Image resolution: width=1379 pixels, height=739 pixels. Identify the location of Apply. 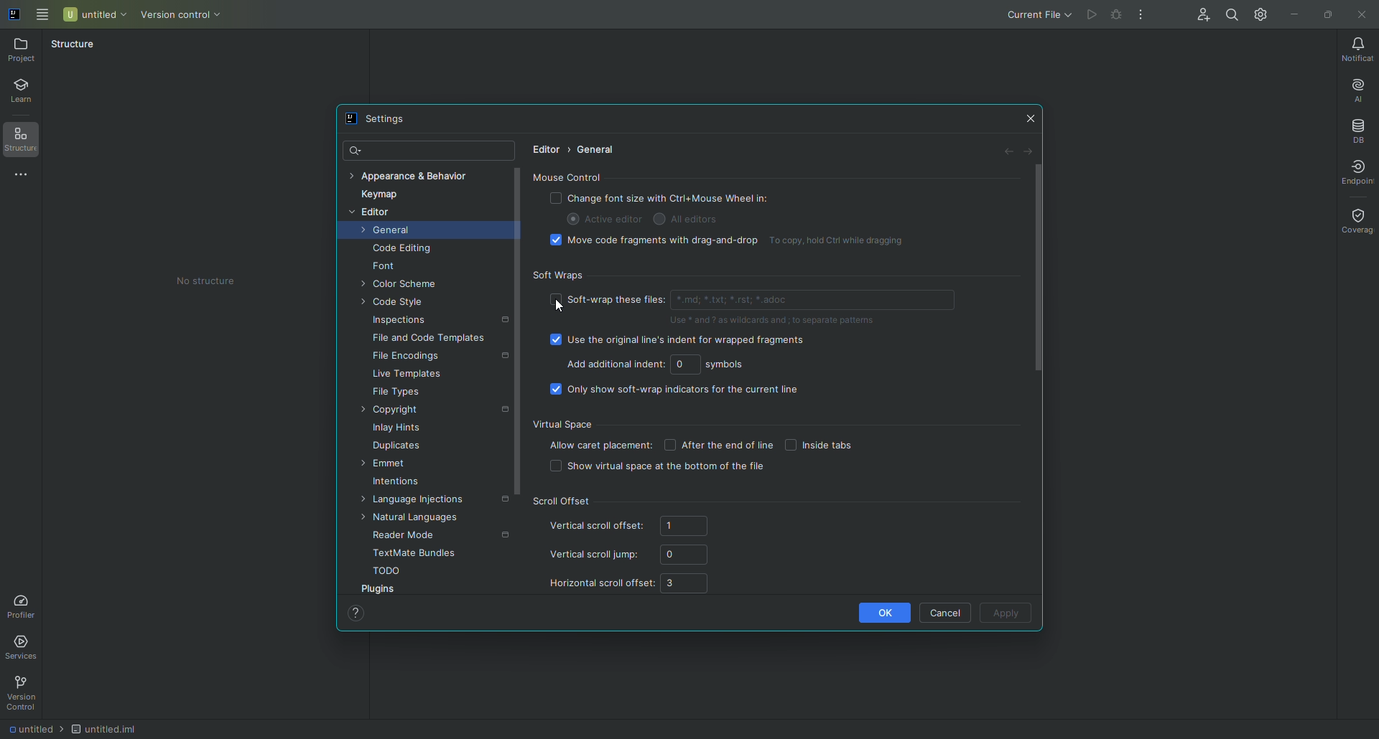
(1005, 614).